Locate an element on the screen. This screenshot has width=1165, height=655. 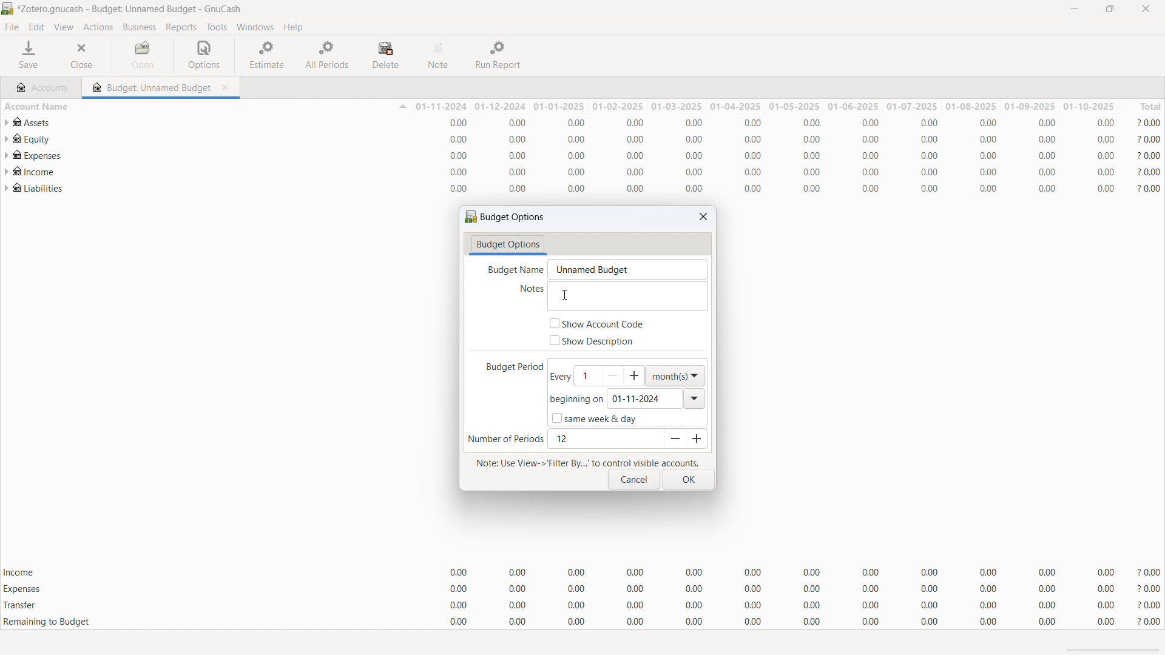
cancel is located at coordinates (634, 480).